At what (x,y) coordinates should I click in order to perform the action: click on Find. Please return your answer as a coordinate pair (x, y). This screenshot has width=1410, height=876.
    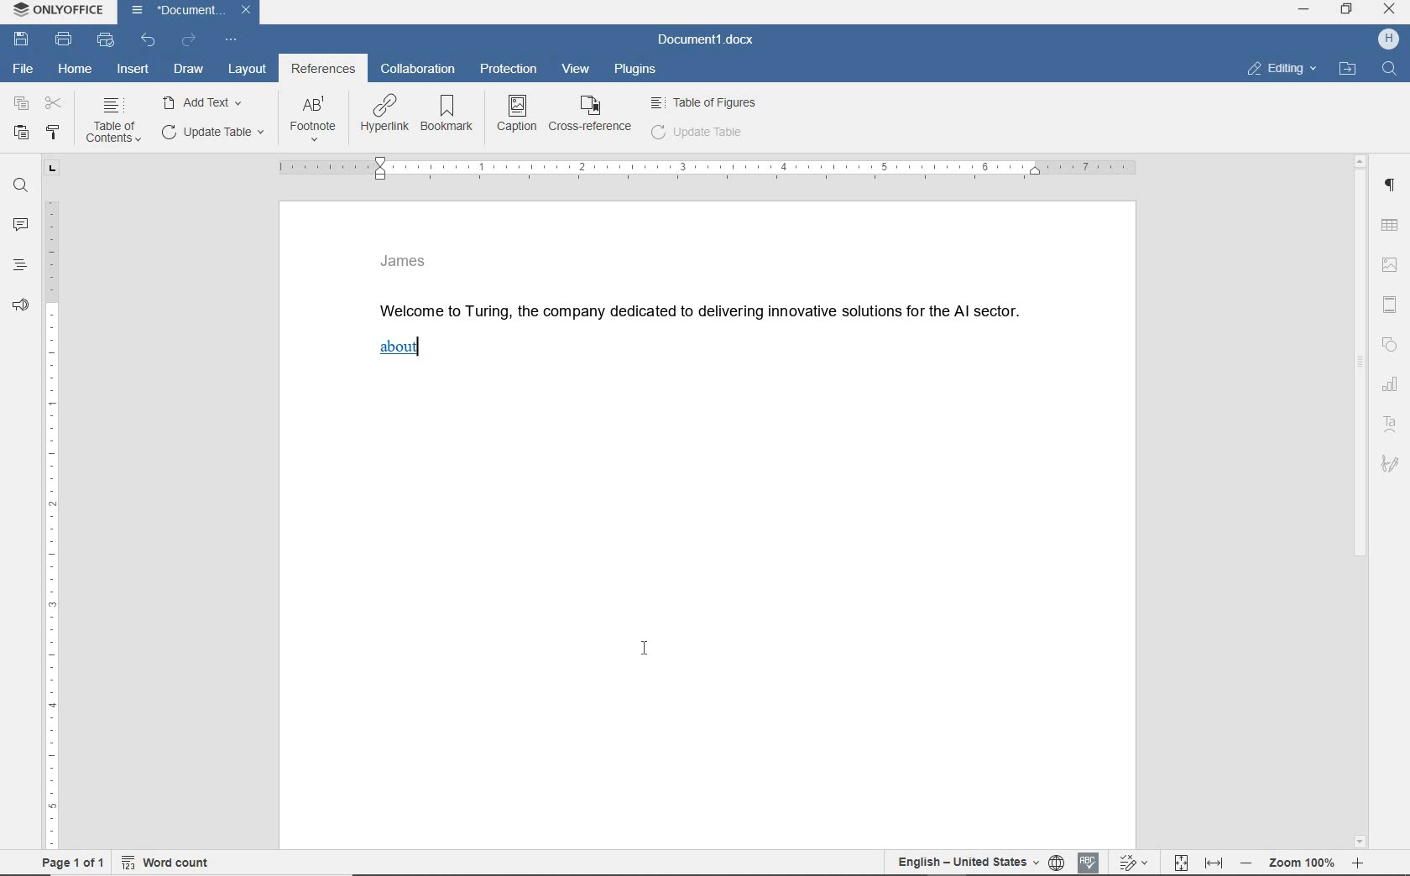
    Looking at the image, I should click on (1392, 68).